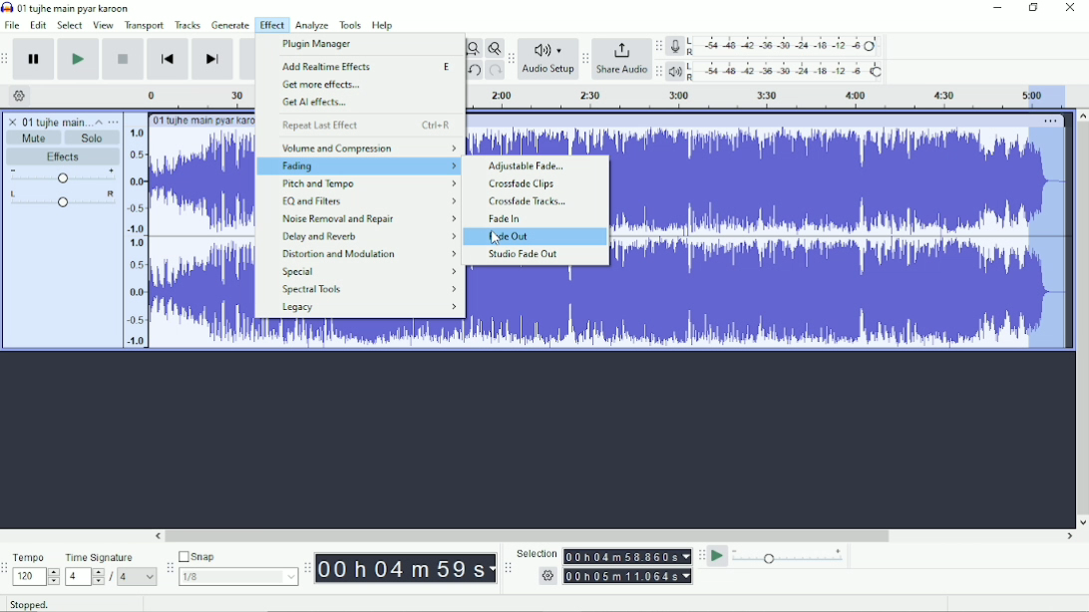  I want to click on amplitude scale, so click(136, 238).